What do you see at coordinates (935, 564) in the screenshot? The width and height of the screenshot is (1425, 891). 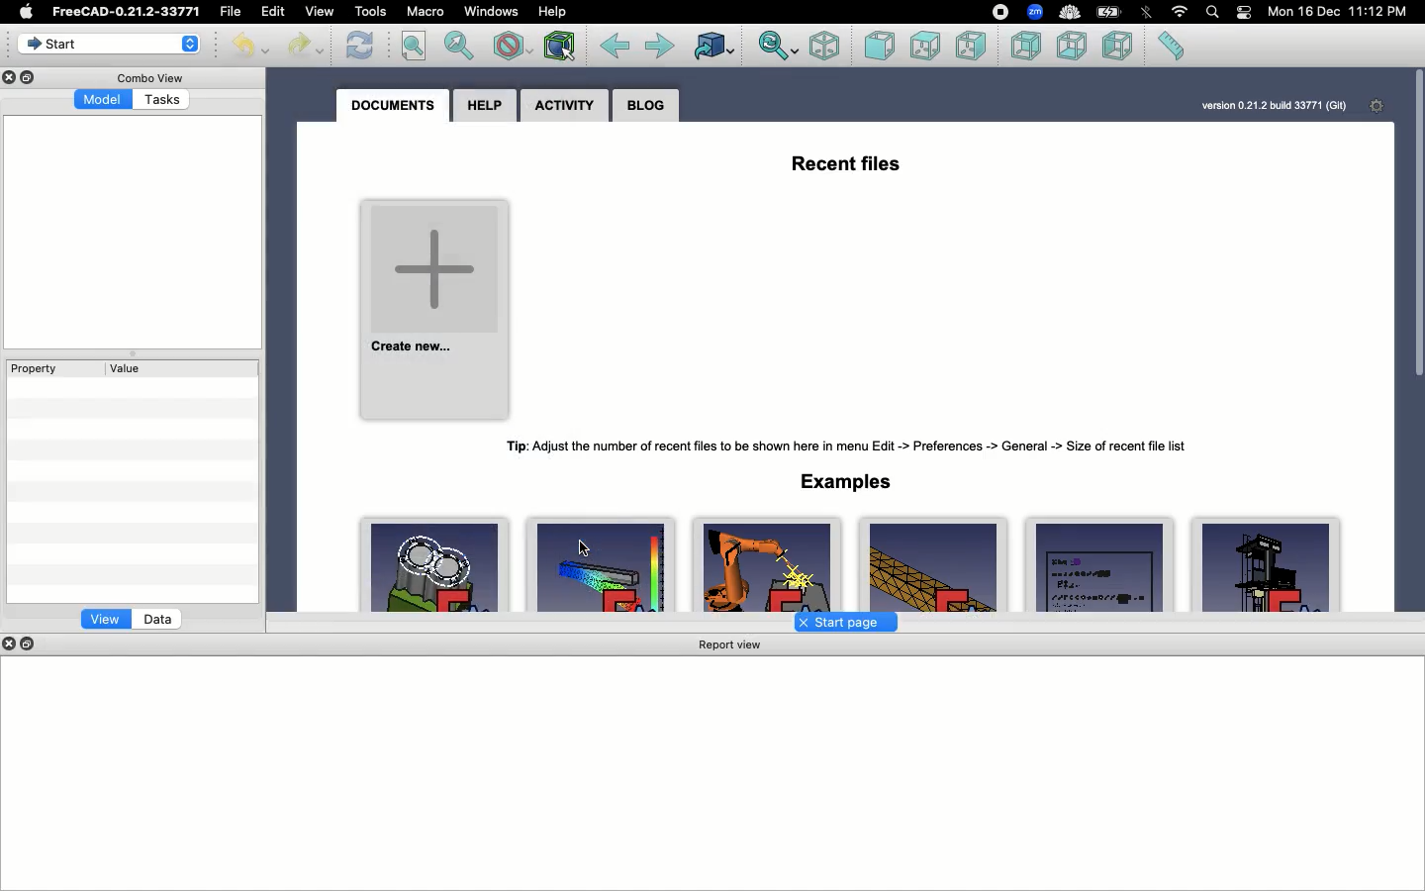 I see `FemCalculixCantilever3D_newSolver.Fcstd 158Kb` at bounding box center [935, 564].